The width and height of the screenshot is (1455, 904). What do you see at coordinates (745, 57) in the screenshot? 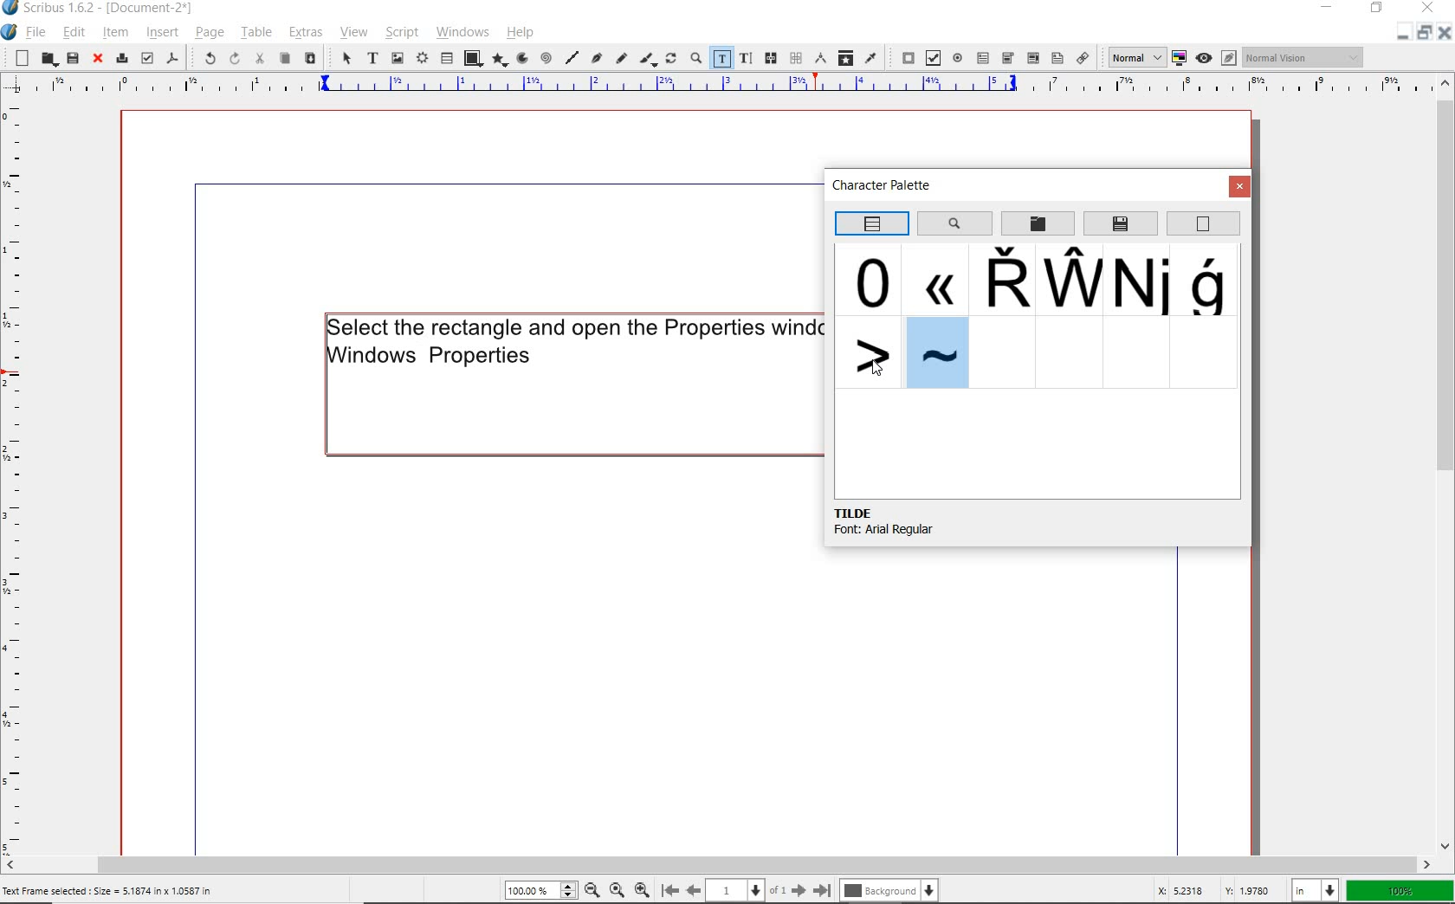
I see `edit text with story editor` at bounding box center [745, 57].